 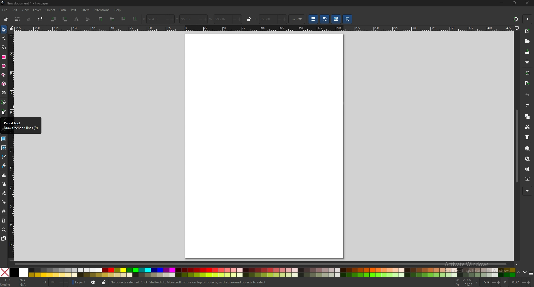 What do you see at coordinates (514, 3) in the screenshot?
I see `resize` at bounding box center [514, 3].